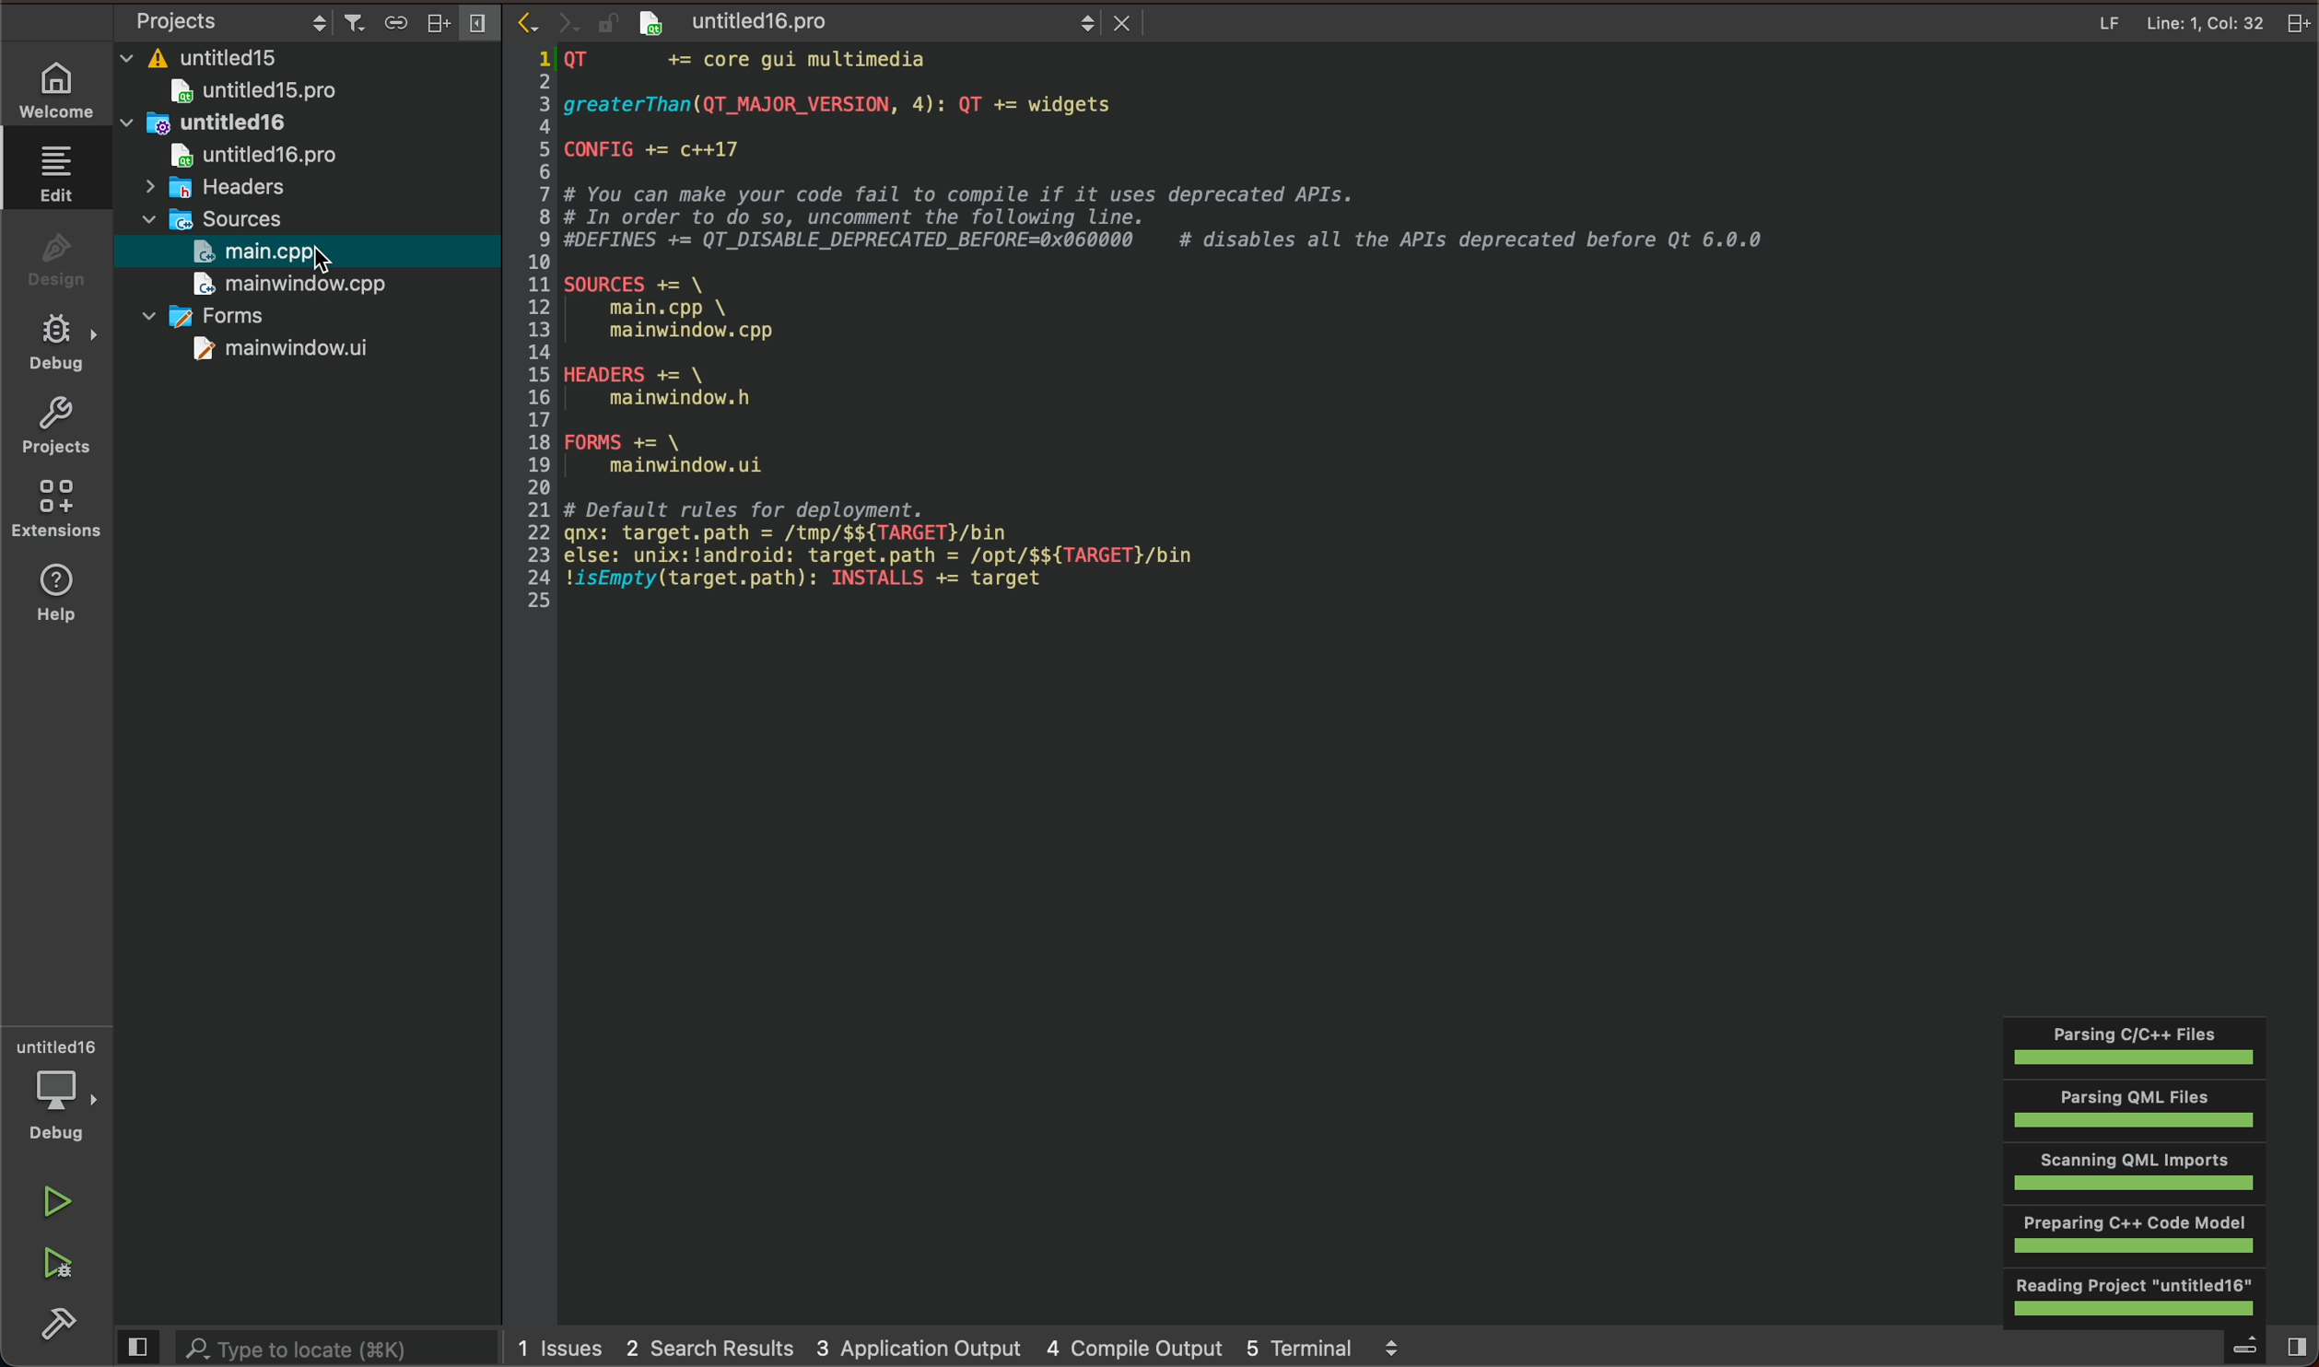  I want to click on forms, so click(221, 313).